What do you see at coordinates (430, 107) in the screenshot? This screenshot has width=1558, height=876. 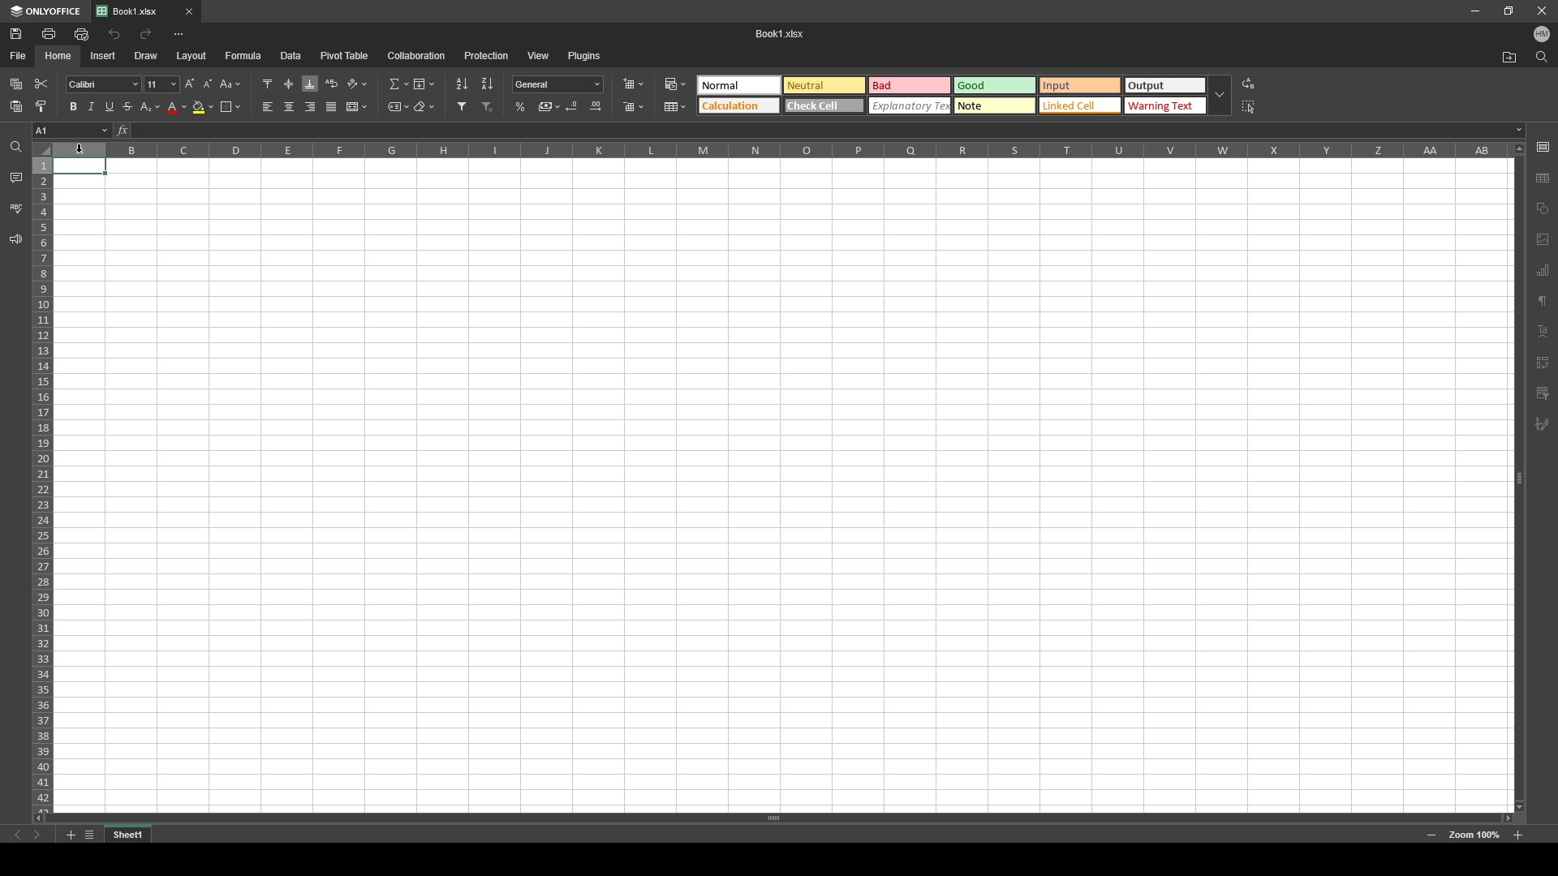 I see `clear` at bounding box center [430, 107].